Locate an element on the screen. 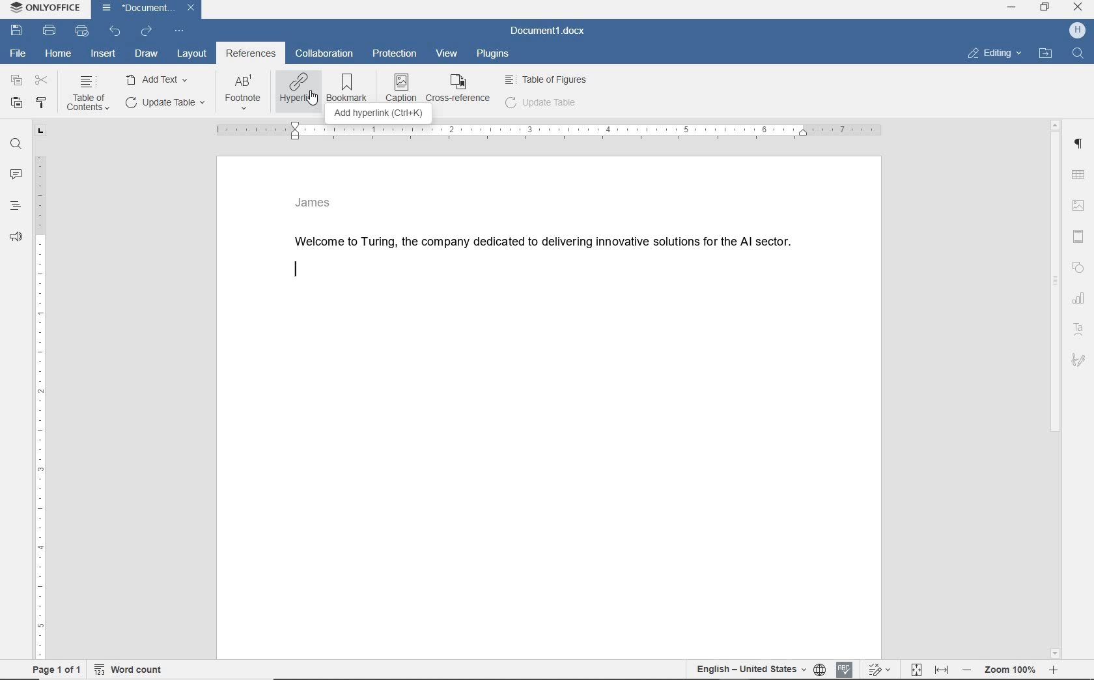 The image size is (1094, 680). fit topage is located at coordinates (916, 670).